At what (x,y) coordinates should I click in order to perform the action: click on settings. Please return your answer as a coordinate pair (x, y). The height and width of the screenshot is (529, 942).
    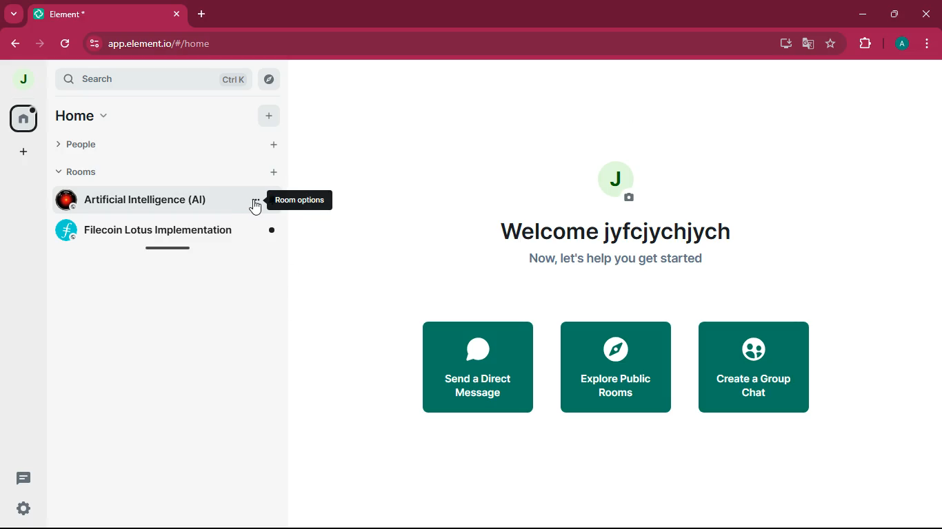
    Looking at the image, I should click on (22, 510).